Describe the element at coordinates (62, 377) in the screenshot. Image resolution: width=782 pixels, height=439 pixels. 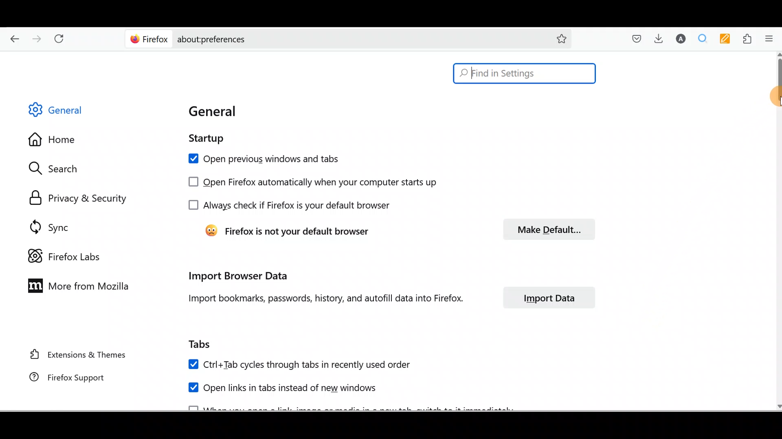
I see `Firefox support` at that location.